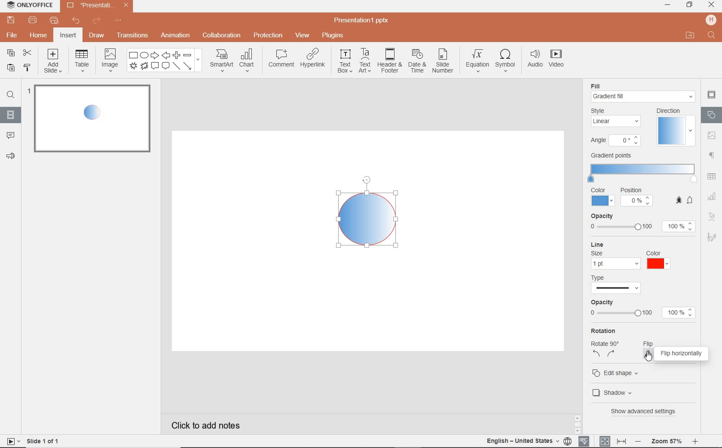  Describe the element at coordinates (713, 135) in the screenshot. I see `image settings` at that location.